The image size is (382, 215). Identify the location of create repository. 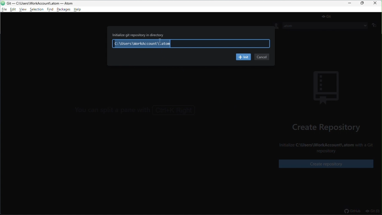
(326, 164).